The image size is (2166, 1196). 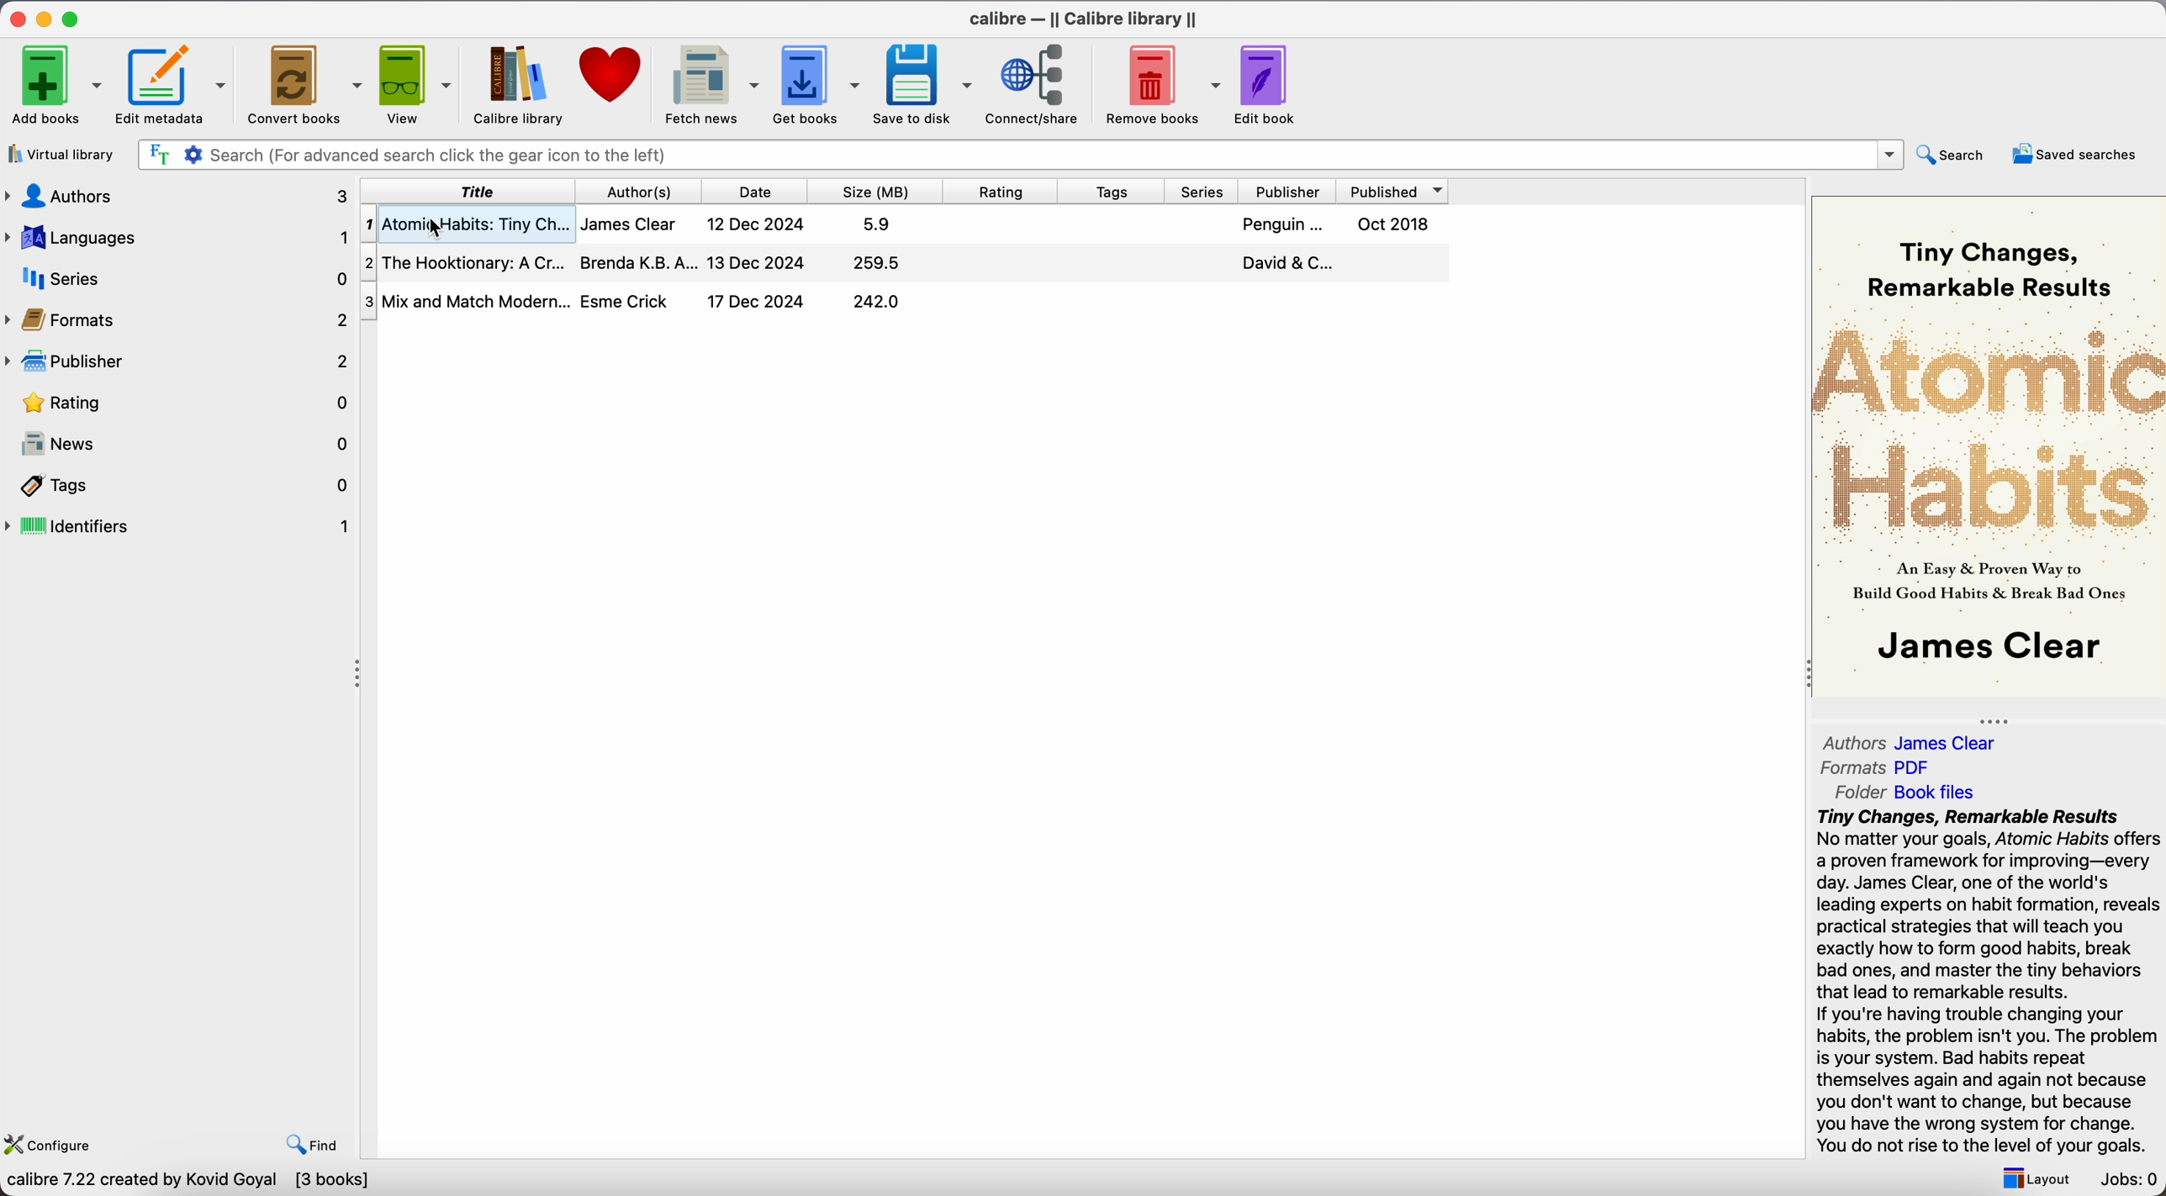 What do you see at coordinates (314, 1147) in the screenshot?
I see `find` at bounding box center [314, 1147].